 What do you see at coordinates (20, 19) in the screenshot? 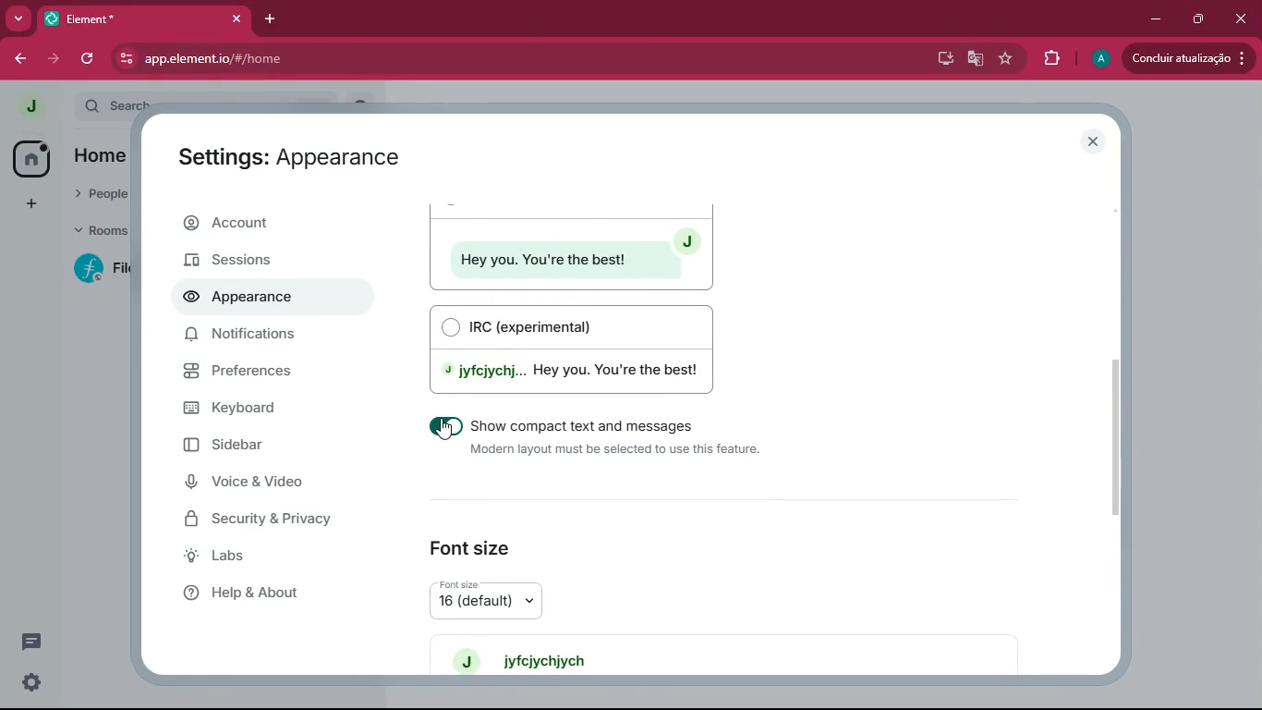
I see `more` at bounding box center [20, 19].